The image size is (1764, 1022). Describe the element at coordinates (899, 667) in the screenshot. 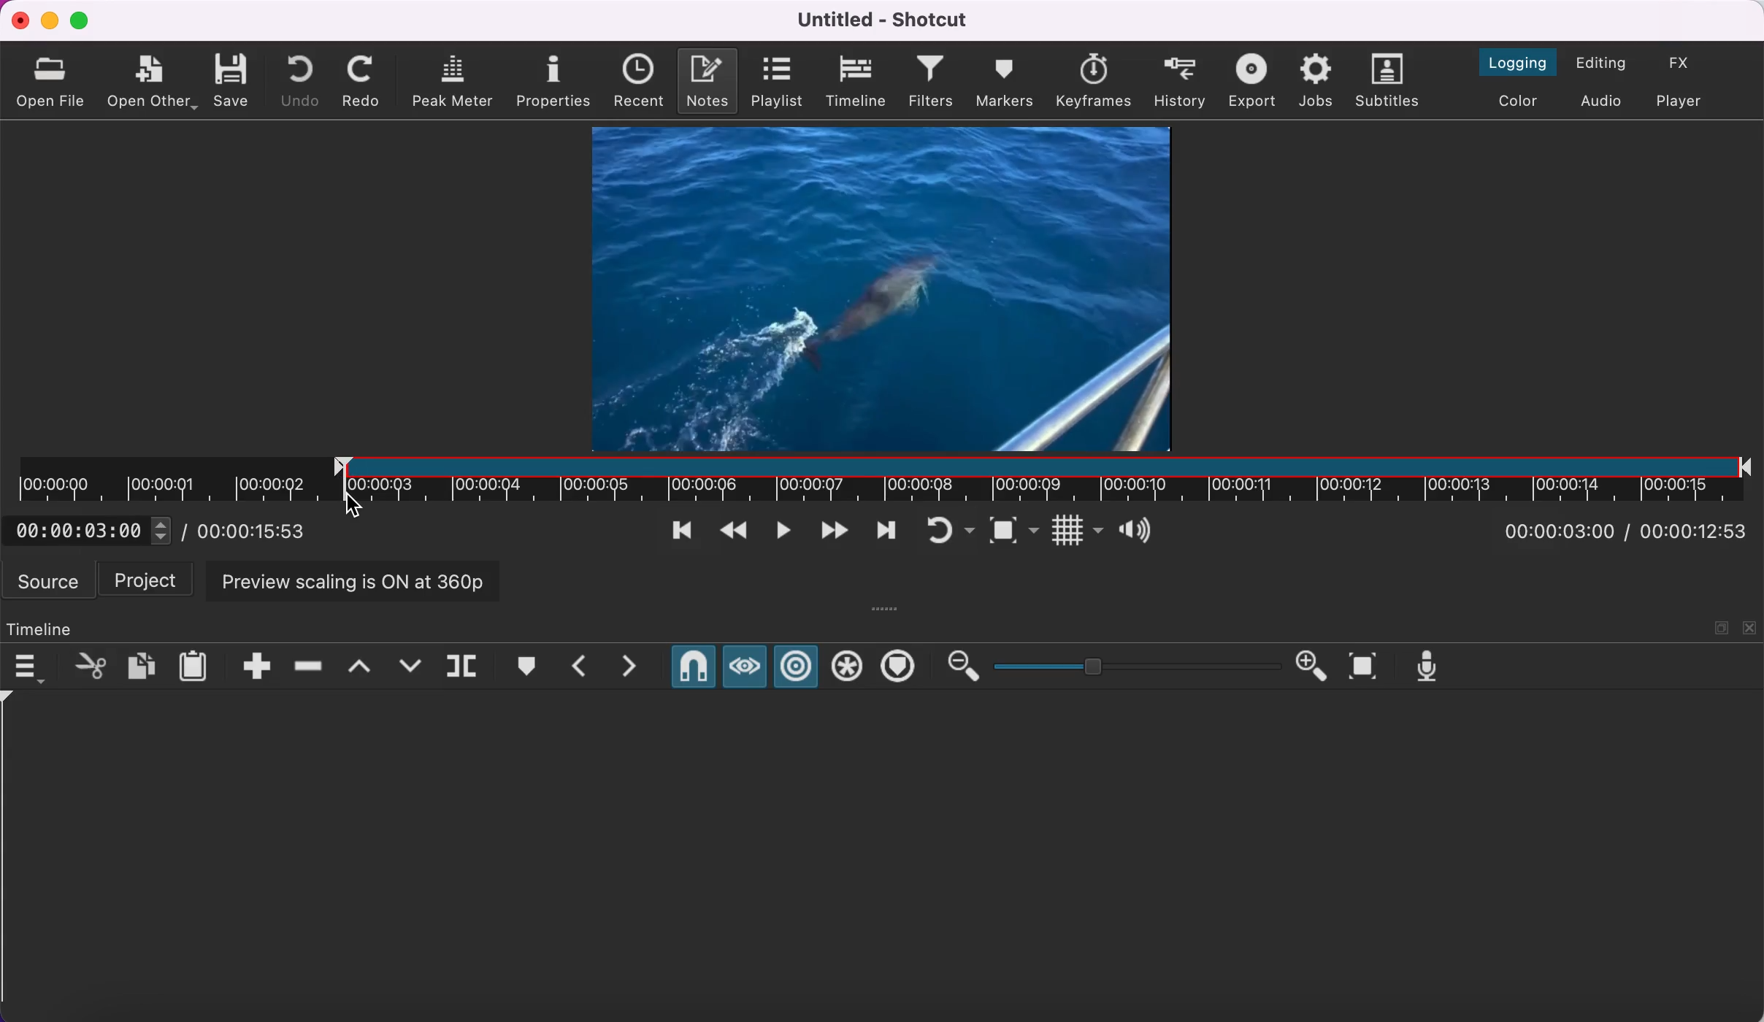

I see `ripple markers` at that location.